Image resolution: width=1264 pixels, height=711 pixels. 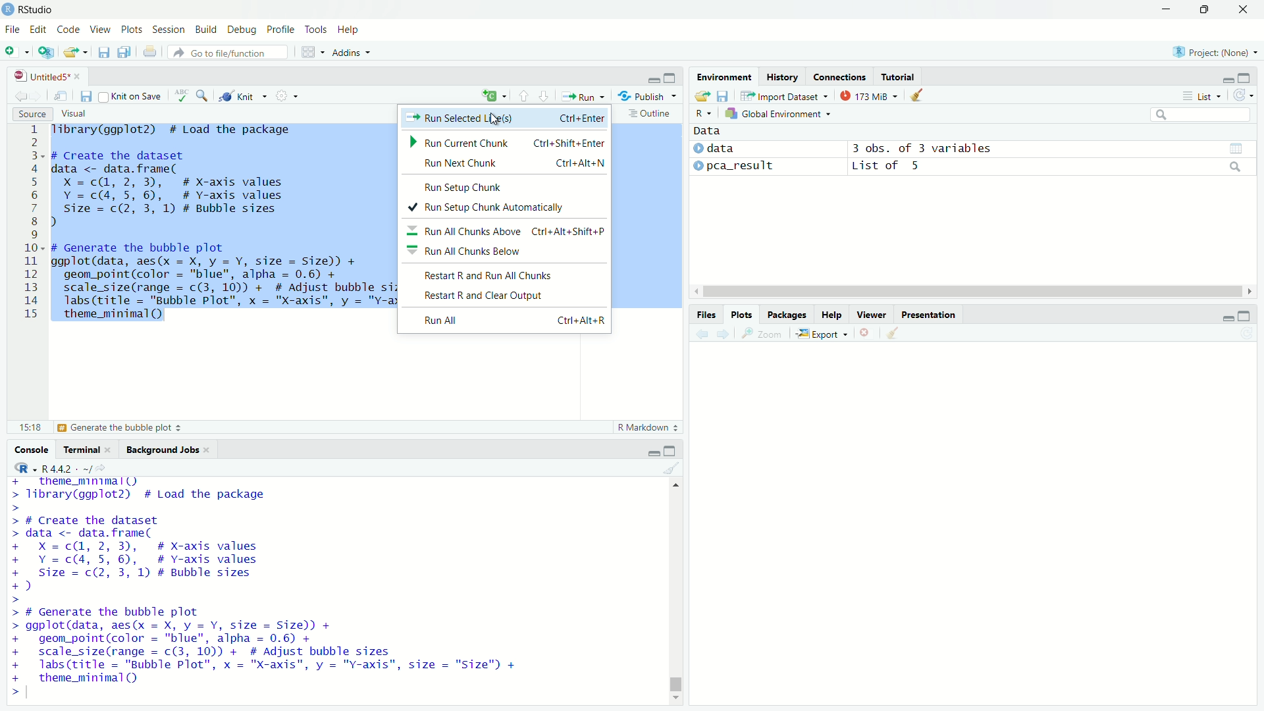 I want to click on save all documents, so click(x=126, y=51).